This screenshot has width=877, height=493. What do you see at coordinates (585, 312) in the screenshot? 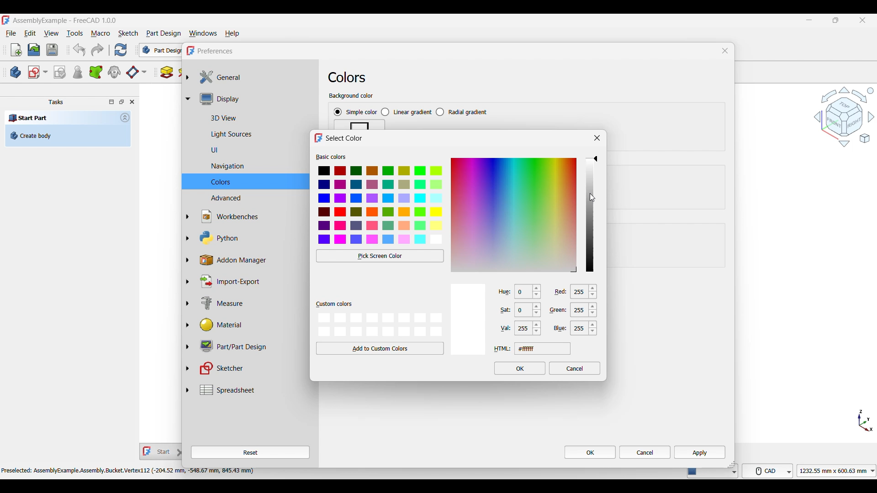
I see `255` at bounding box center [585, 312].